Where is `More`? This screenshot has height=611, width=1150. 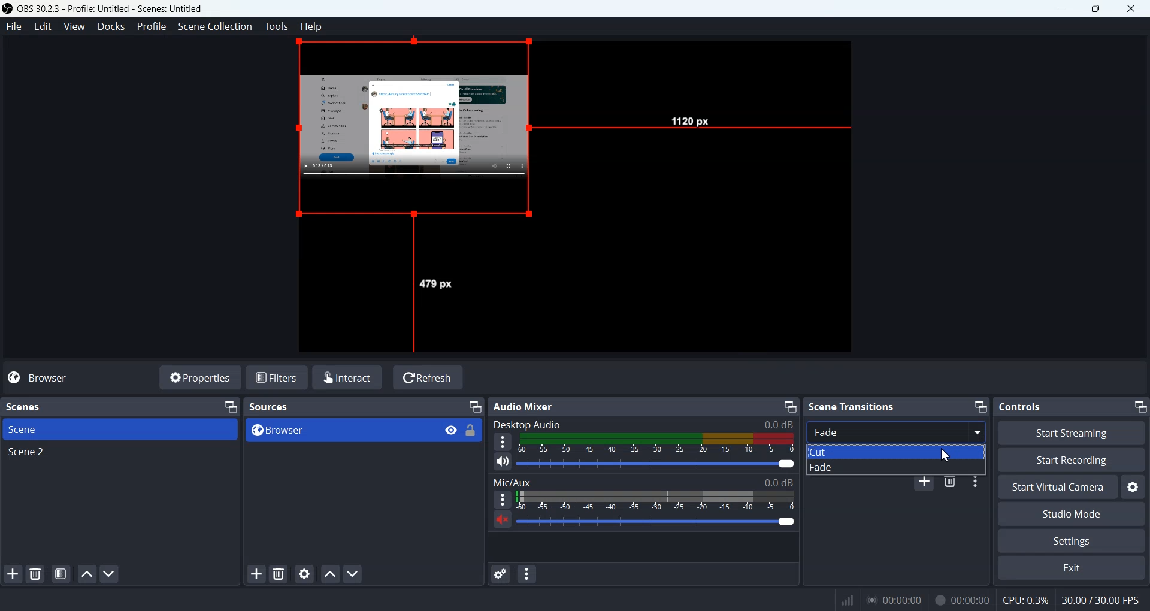
More is located at coordinates (503, 441).